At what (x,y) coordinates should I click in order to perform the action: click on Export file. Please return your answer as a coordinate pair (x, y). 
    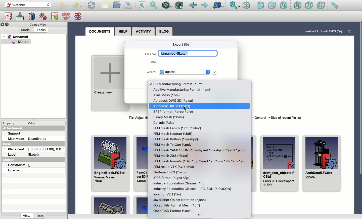
    Looking at the image, I should click on (184, 45).